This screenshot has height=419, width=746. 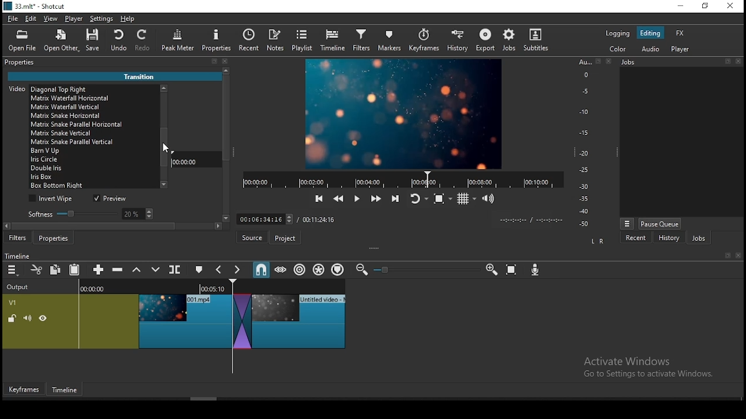 What do you see at coordinates (23, 62) in the screenshot?
I see `properties` at bounding box center [23, 62].